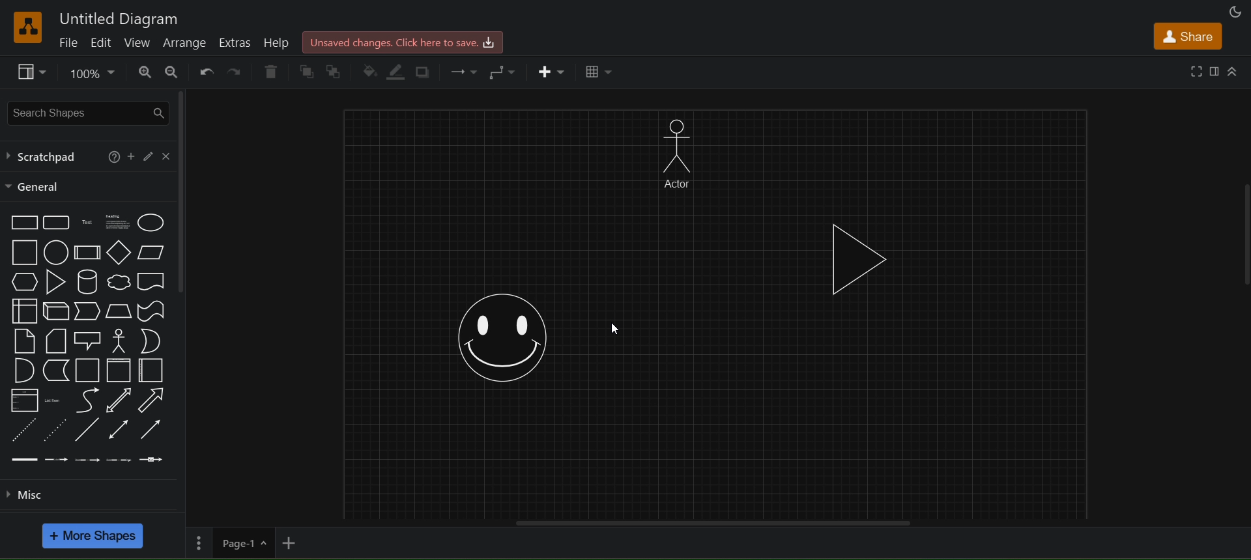 The image size is (1251, 560). What do you see at coordinates (501, 334) in the screenshot?
I see `smiley shape` at bounding box center [501, 334].